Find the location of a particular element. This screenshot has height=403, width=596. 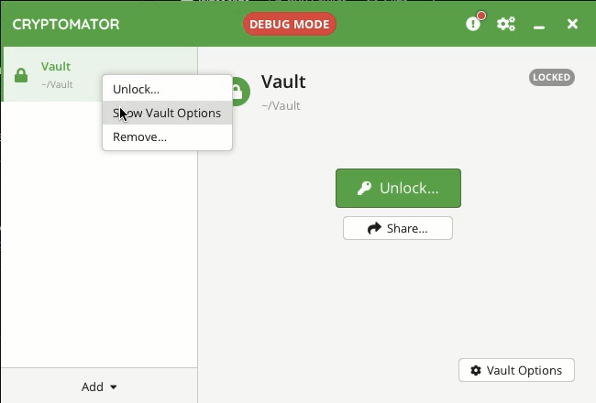

more info is located at coordinates (477, 21).